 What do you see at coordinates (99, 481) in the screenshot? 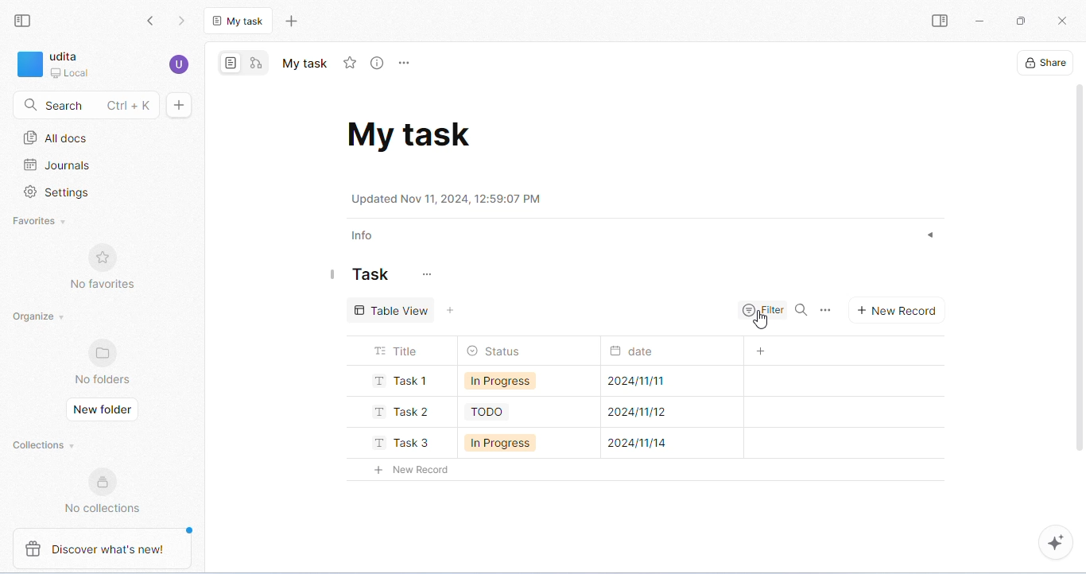
I see `collections logo` at bounding box center [99, 481].